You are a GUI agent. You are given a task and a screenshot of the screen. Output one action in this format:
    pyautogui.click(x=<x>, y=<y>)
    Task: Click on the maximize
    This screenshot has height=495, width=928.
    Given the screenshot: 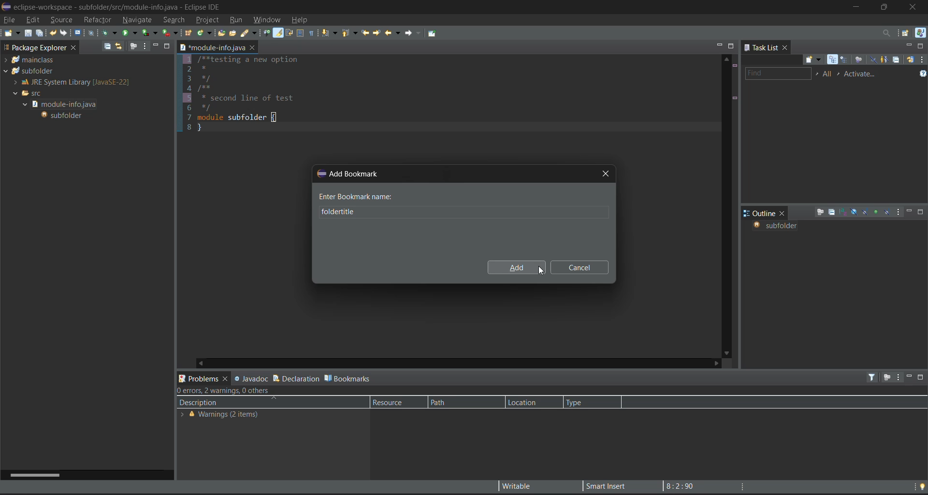 What is the action you would take?
    pyautogui.click(x=887, y=6)
    